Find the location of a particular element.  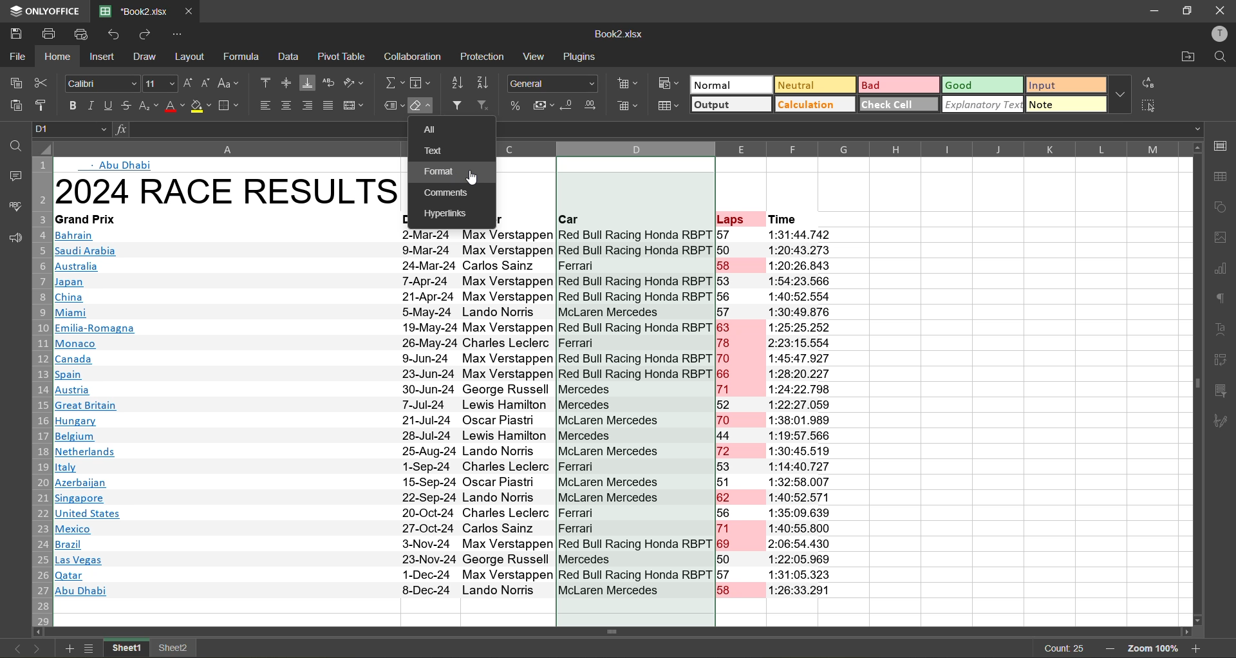

Bahrain 2-Mar-24 Max Verstappen Red Bull Racing Honda RBP 1 57 1:31:44.7/472 is located at coordinates (442, 236).